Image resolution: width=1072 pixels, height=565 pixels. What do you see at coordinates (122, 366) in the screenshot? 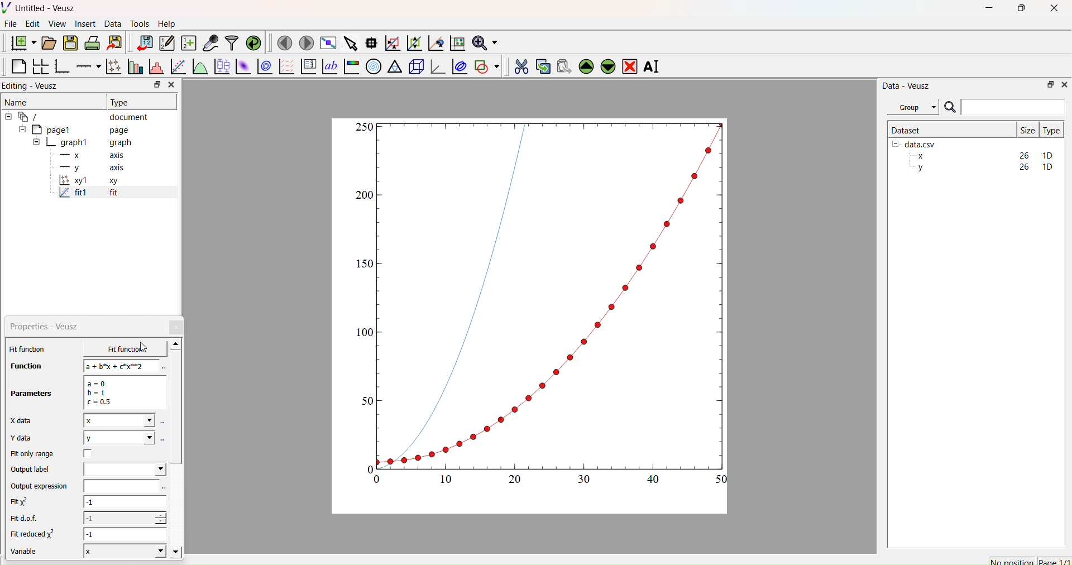
I see `a+b*x+c*x**2` at bounding box center [122, 366].